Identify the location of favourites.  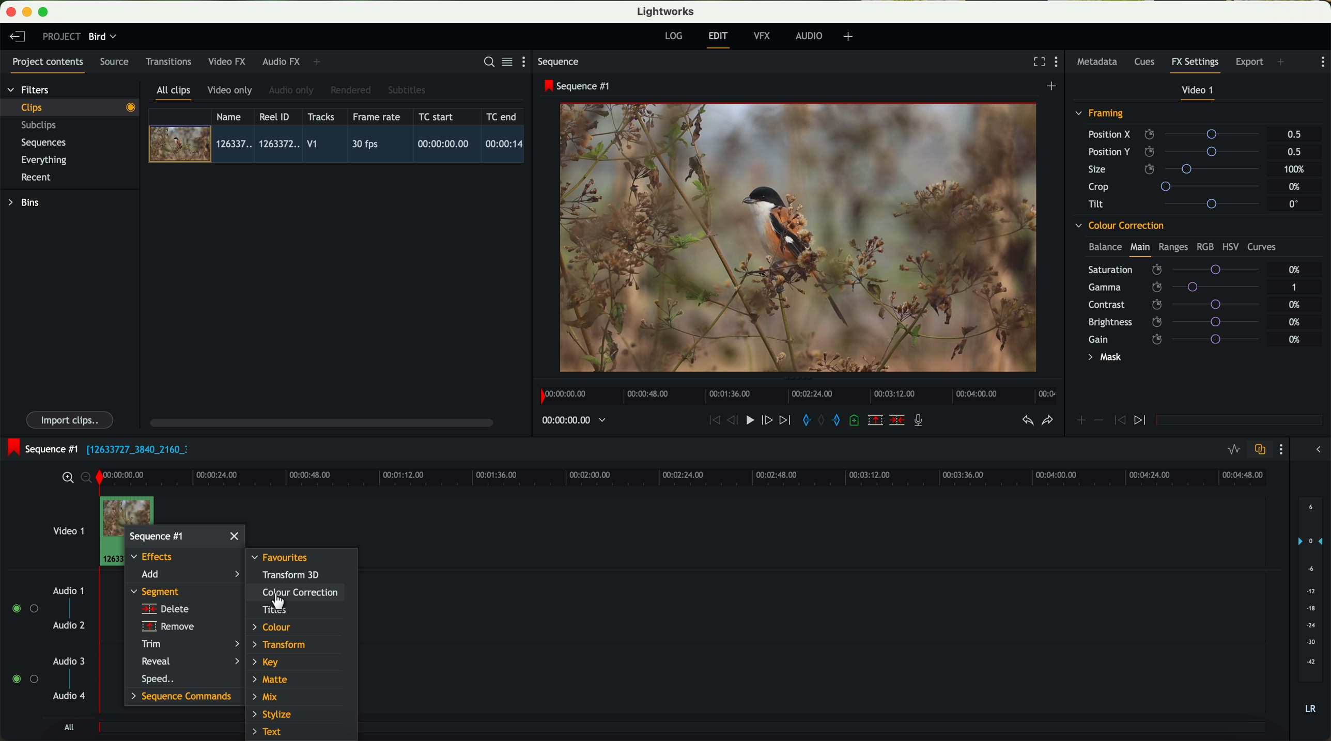
(280, 558).